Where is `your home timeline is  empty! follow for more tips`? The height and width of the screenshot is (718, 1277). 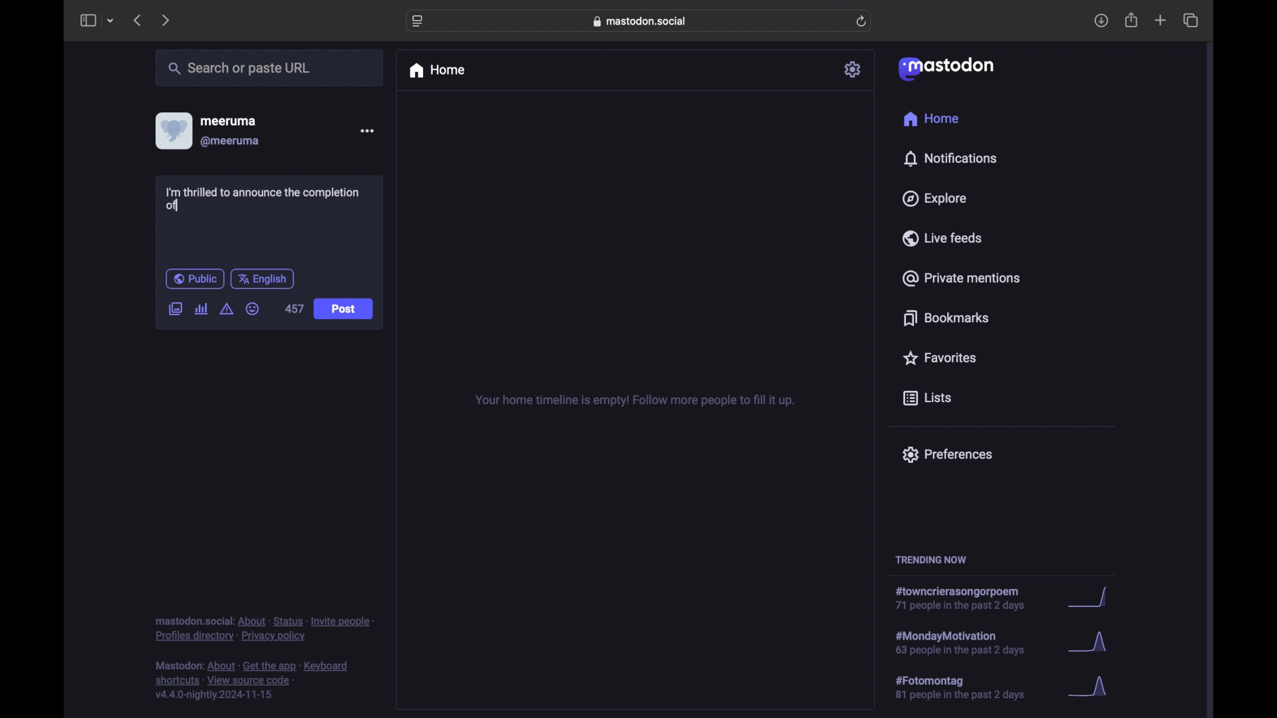
your home timeline is  empty! follow for more tips is located at coordinates (633, 401).